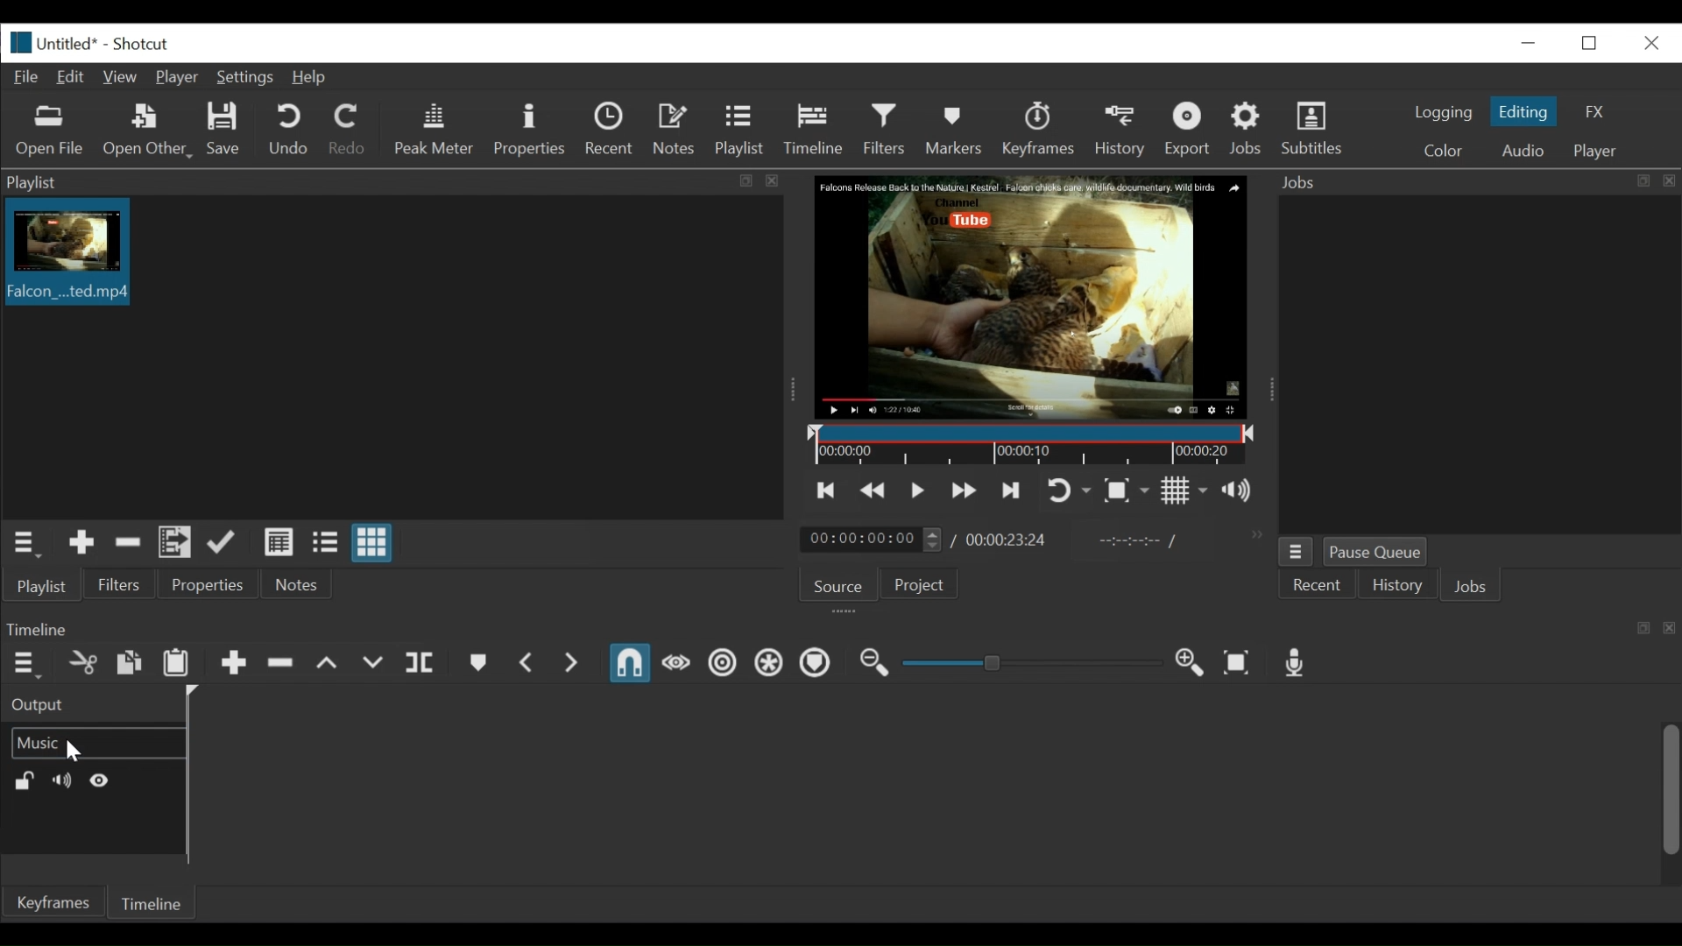  What do you see at coordinates (1315, 129) in the screenshot?
I see `Subtitles` at bounding box center [1315, 129].